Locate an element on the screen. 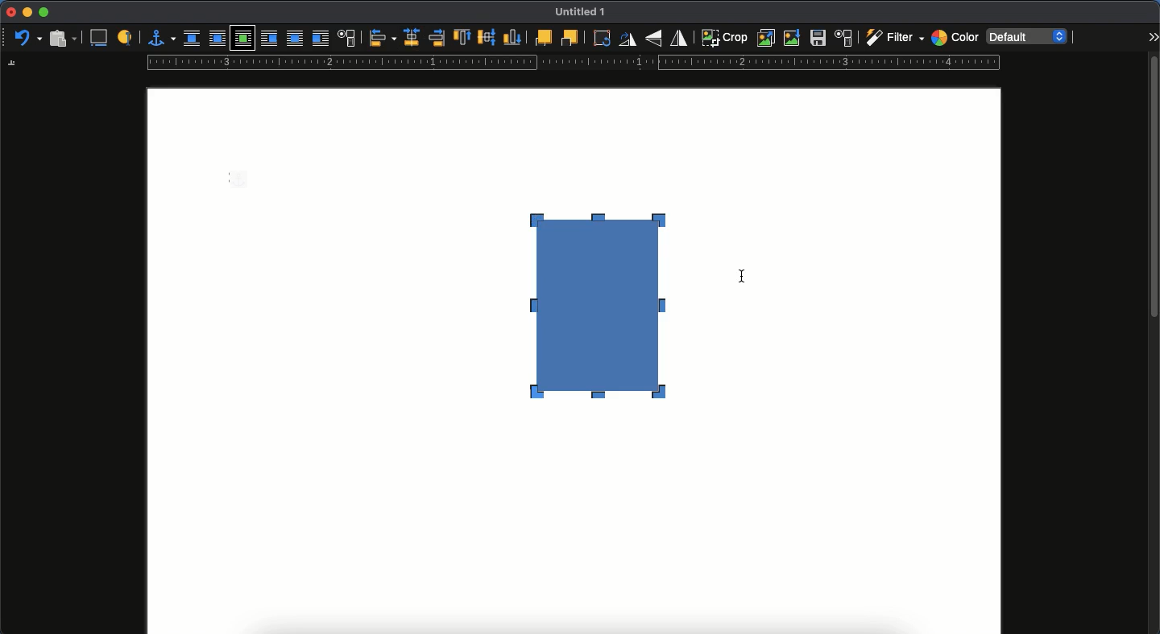  compress is located at coordinates (793, 38).